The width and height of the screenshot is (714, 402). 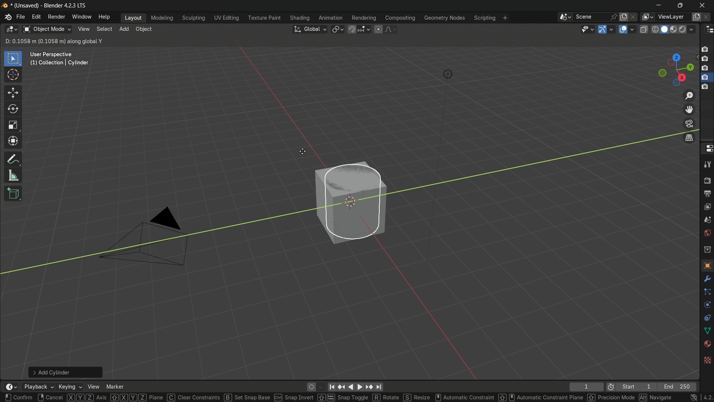 What do you see at coordinates (707, 163) in the screenshot?
I see `tools` at bounding box center [707, 163].